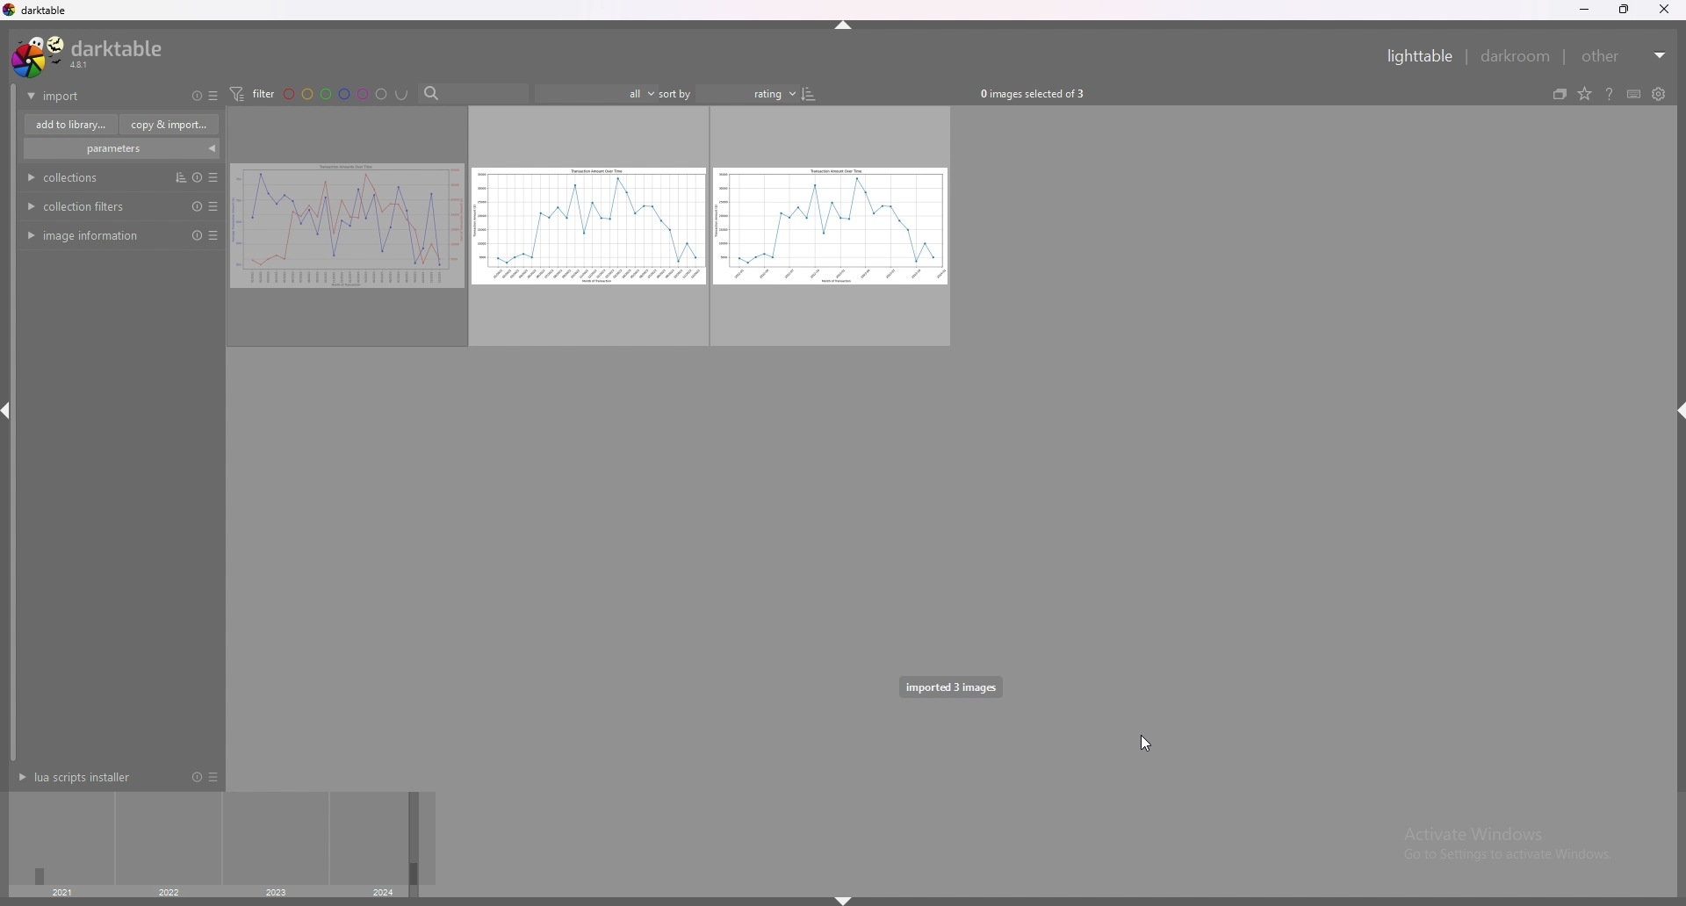  I want to click on include color label, so click(402, 94).